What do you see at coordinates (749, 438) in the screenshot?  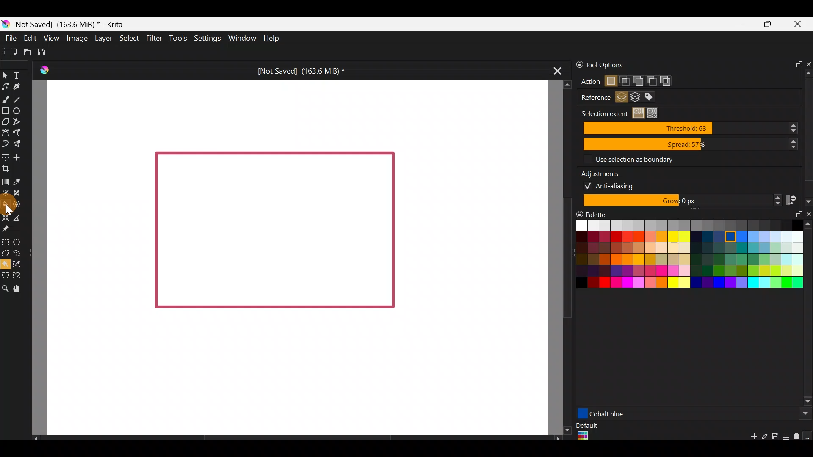 I see `Add a new colour swatch` at bounding box center [749, 438].